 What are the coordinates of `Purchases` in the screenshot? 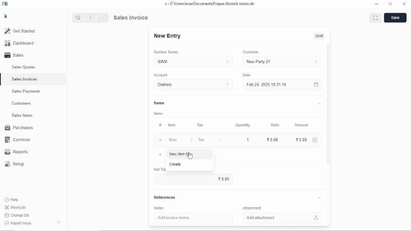 It's located at (18, 128).